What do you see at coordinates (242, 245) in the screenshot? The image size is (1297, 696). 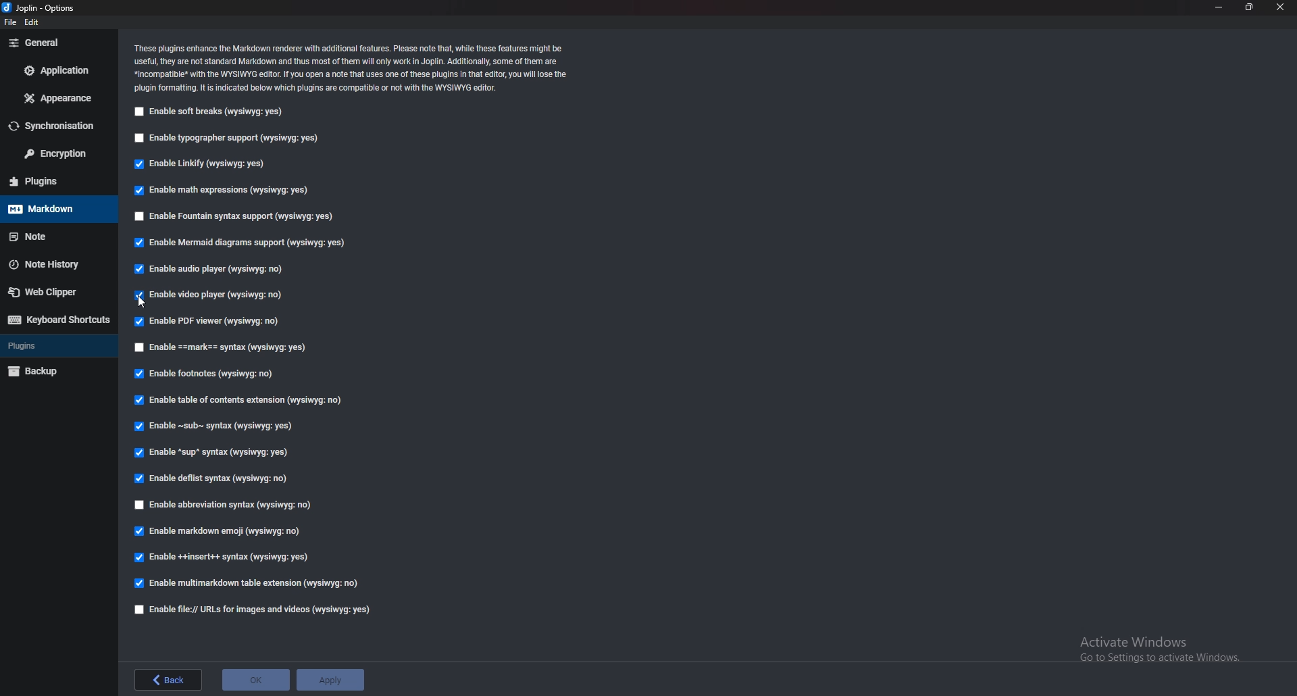 I see `Enable mermaid diagrams support (wysiqyg:yes)` at bounding box center [242, 245].